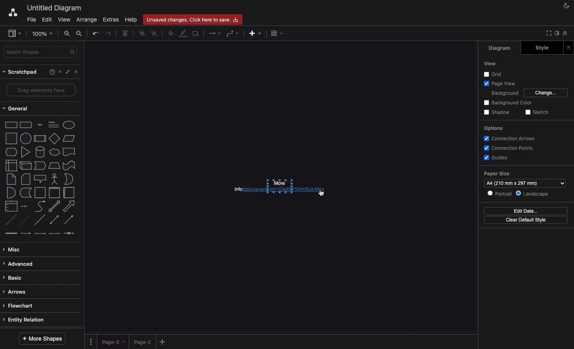 The width and height of the screenshot is (574, 349). I want to click on connector with symbol, so click(70, 233).